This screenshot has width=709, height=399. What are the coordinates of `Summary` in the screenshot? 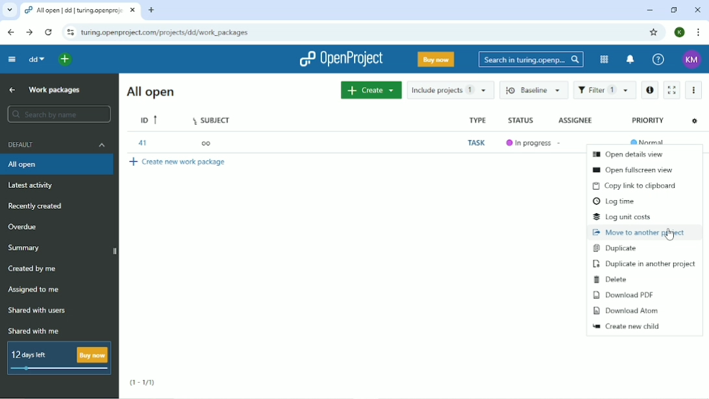 It's located at (26, 248).